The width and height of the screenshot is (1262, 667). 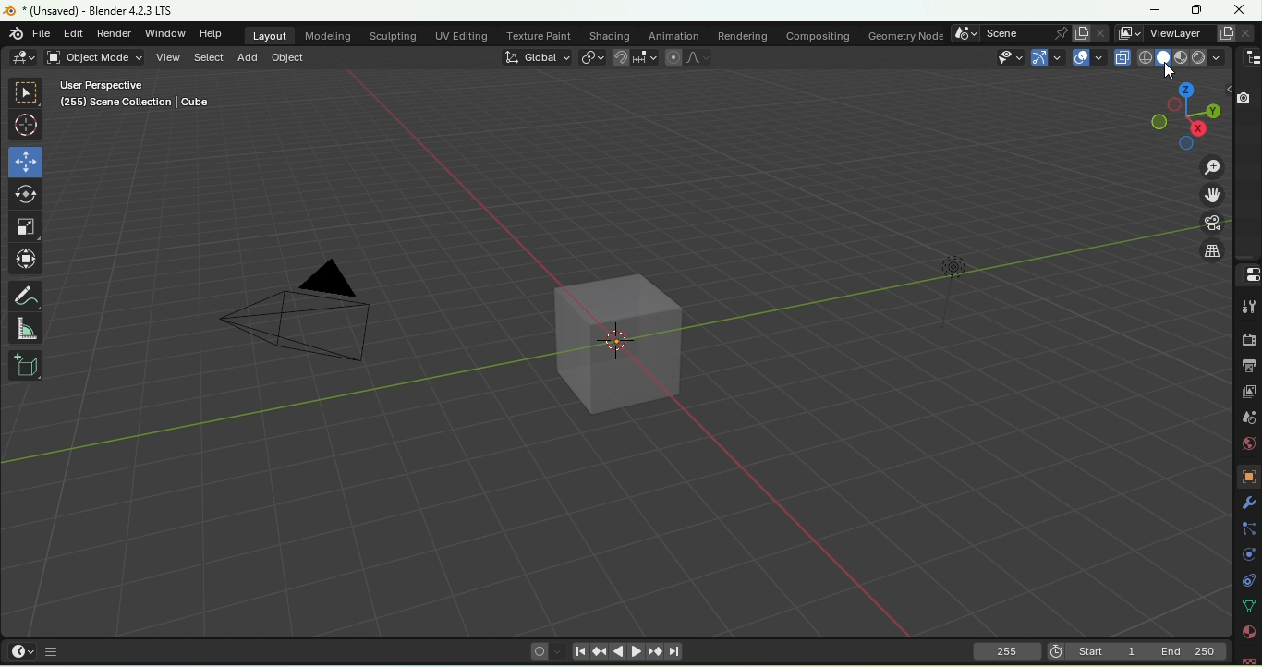 What do you see at coordinates (1248, 557) in the screenshot?
I see `Physics` at bounding box center [1248, 557].